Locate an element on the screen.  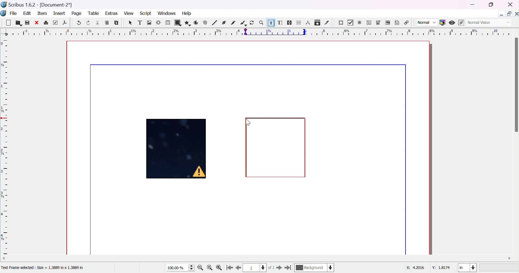
page is located at coordinates (78, 14).